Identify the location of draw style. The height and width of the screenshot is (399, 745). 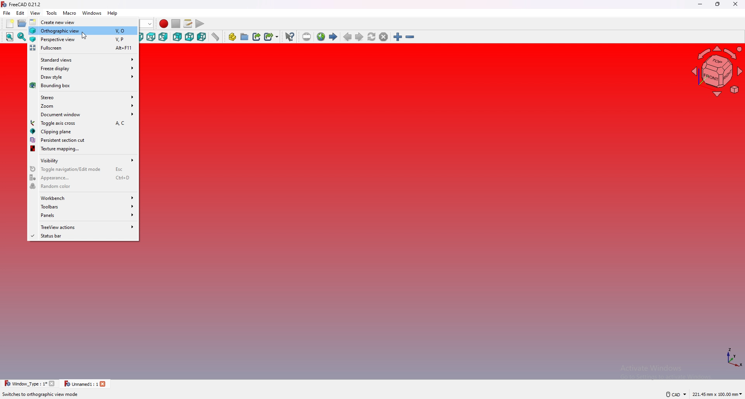
(83, 77).